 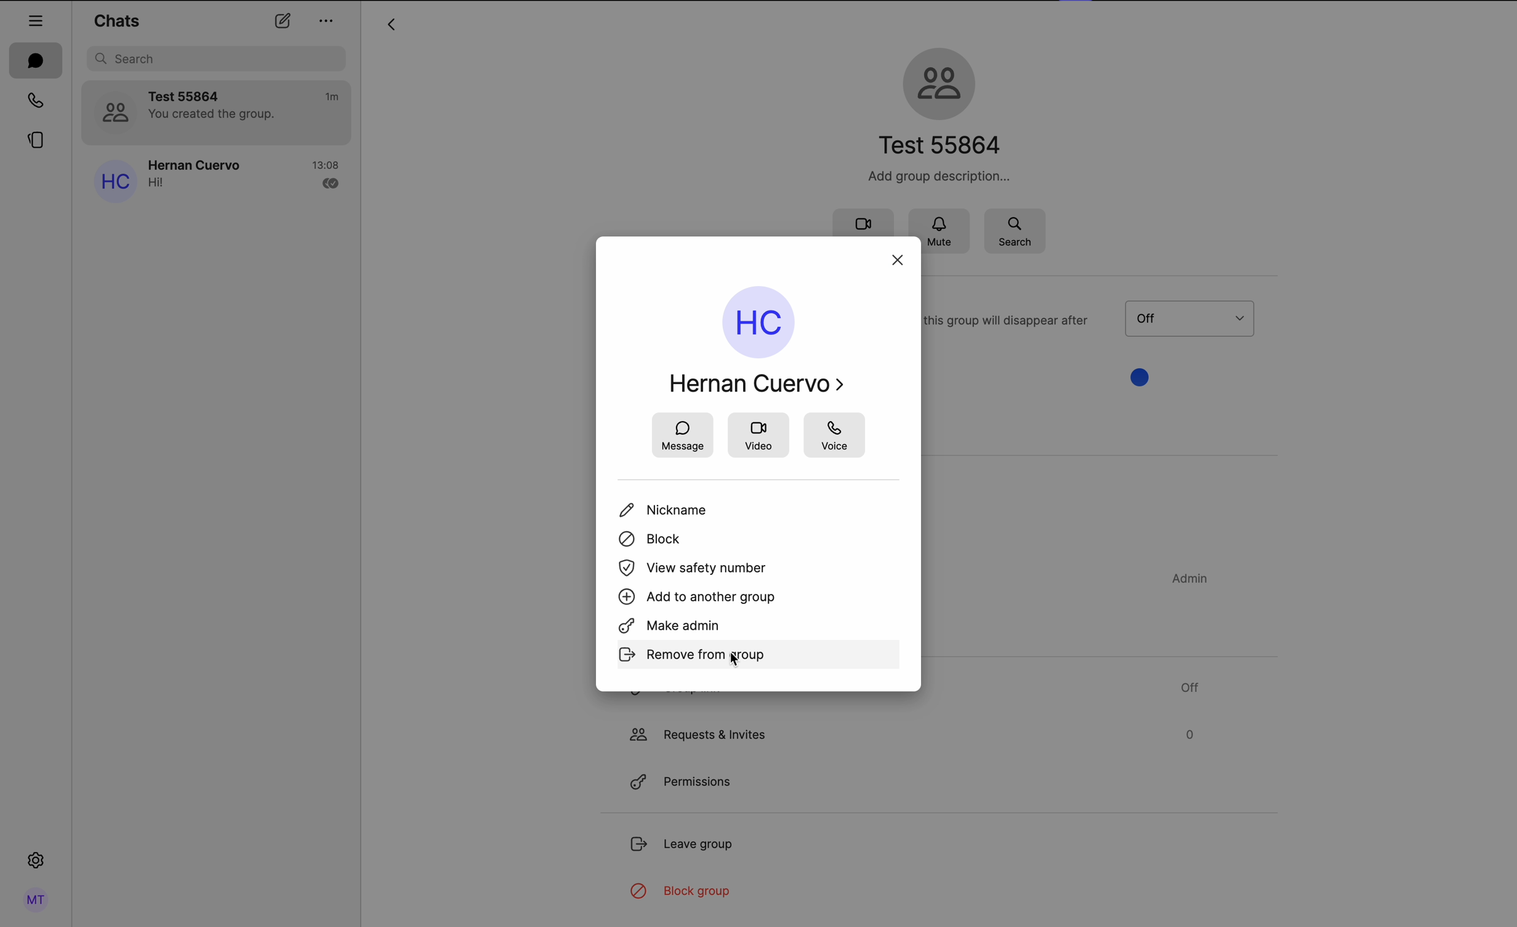 What do you see at coordinates (682, 436) in the screenshot?
I see `message button` at bounding box center [682, 436].